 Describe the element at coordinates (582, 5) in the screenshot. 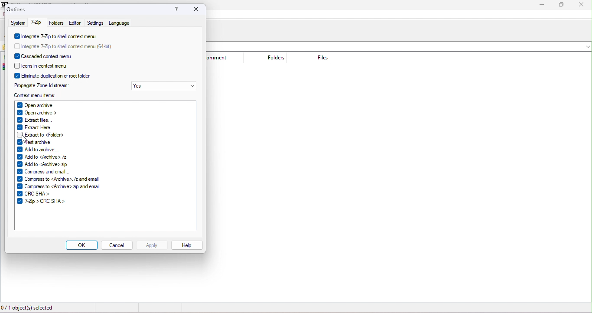

I see `close` at that location.